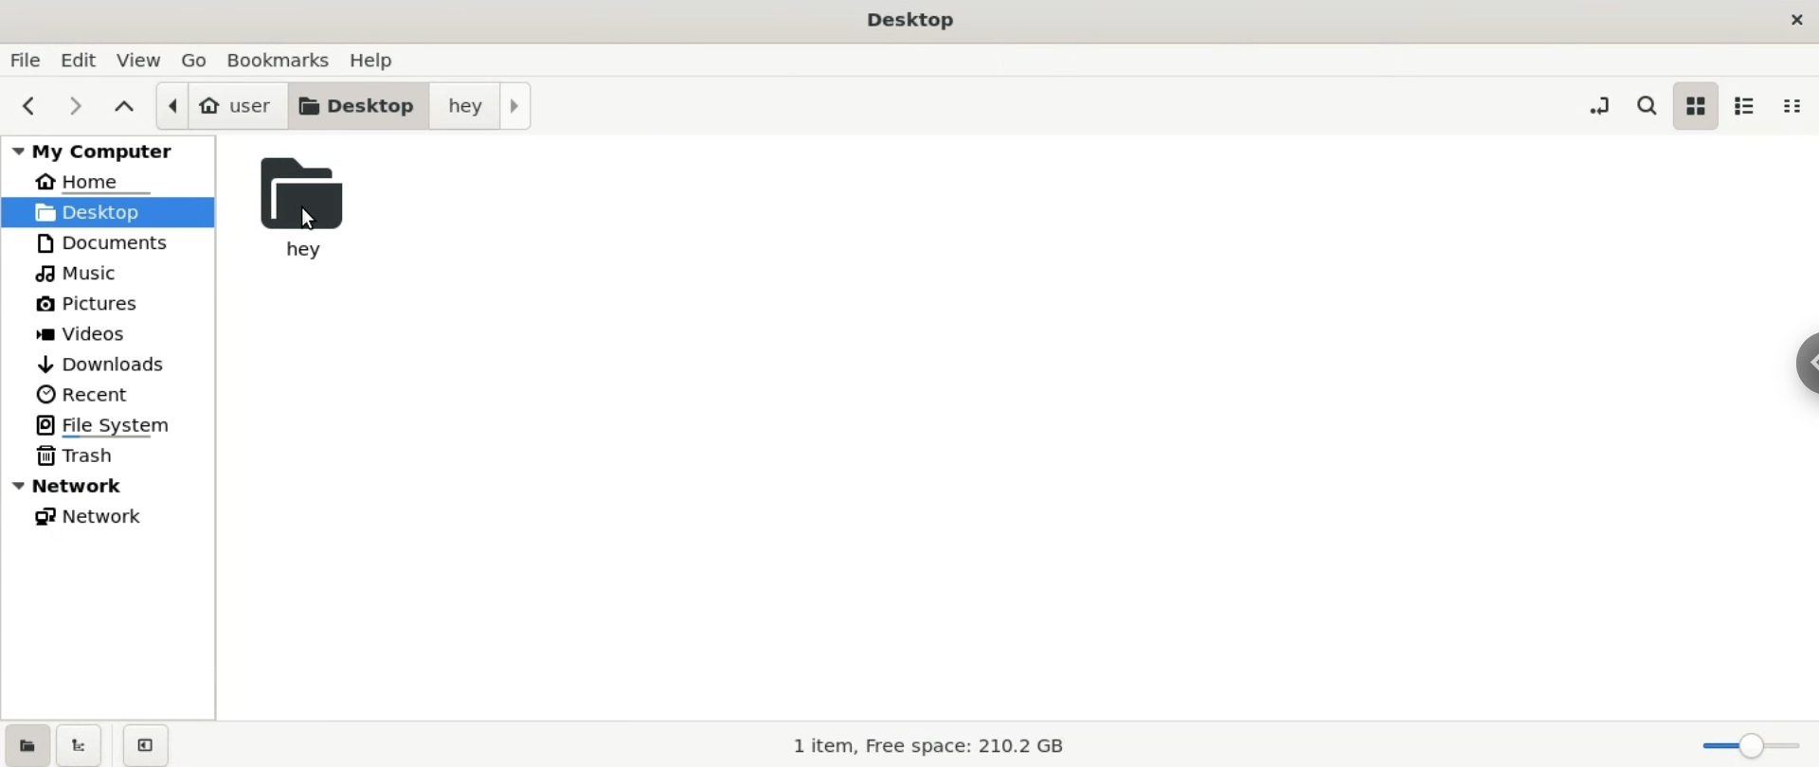 The image size is (1819, 767). What do you see at coordinates (222, 106) in the screenshot?
I see `user` at bounding box center [222, 106].